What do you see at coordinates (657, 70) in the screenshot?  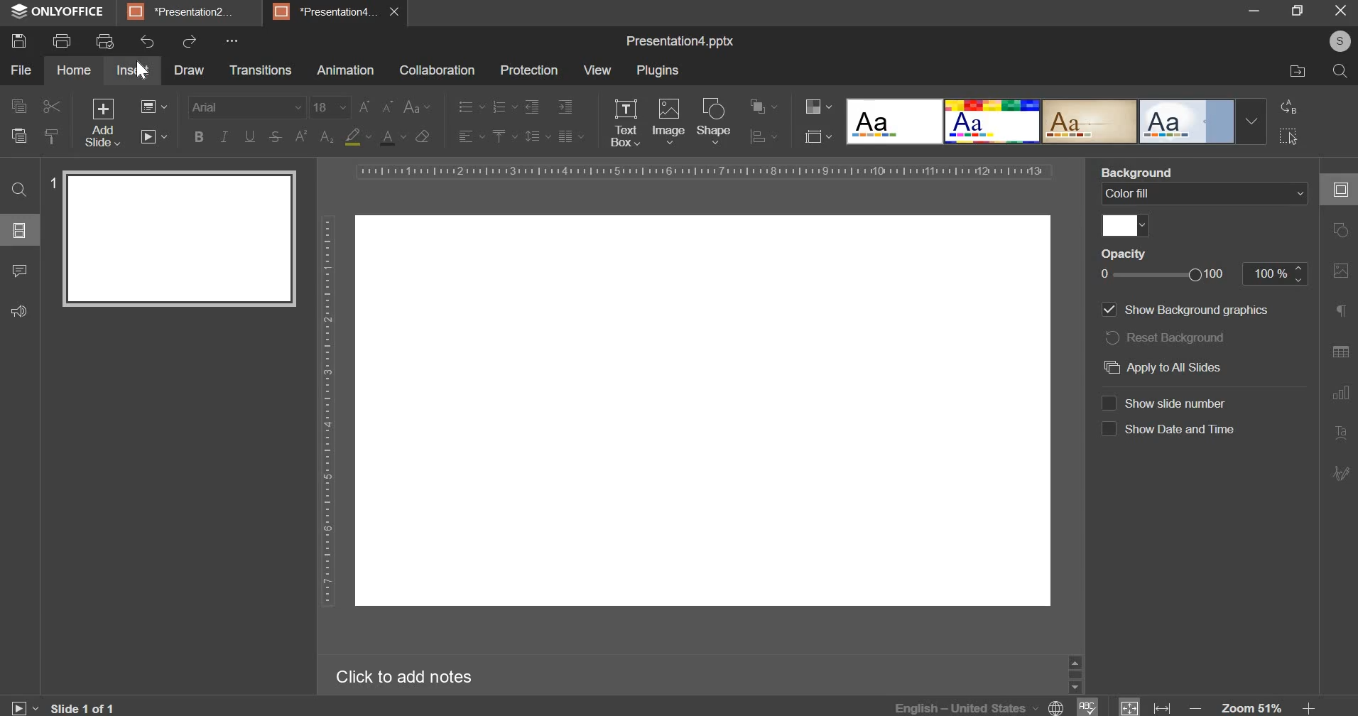 I see `plugins` at bounding box center [657, 70].